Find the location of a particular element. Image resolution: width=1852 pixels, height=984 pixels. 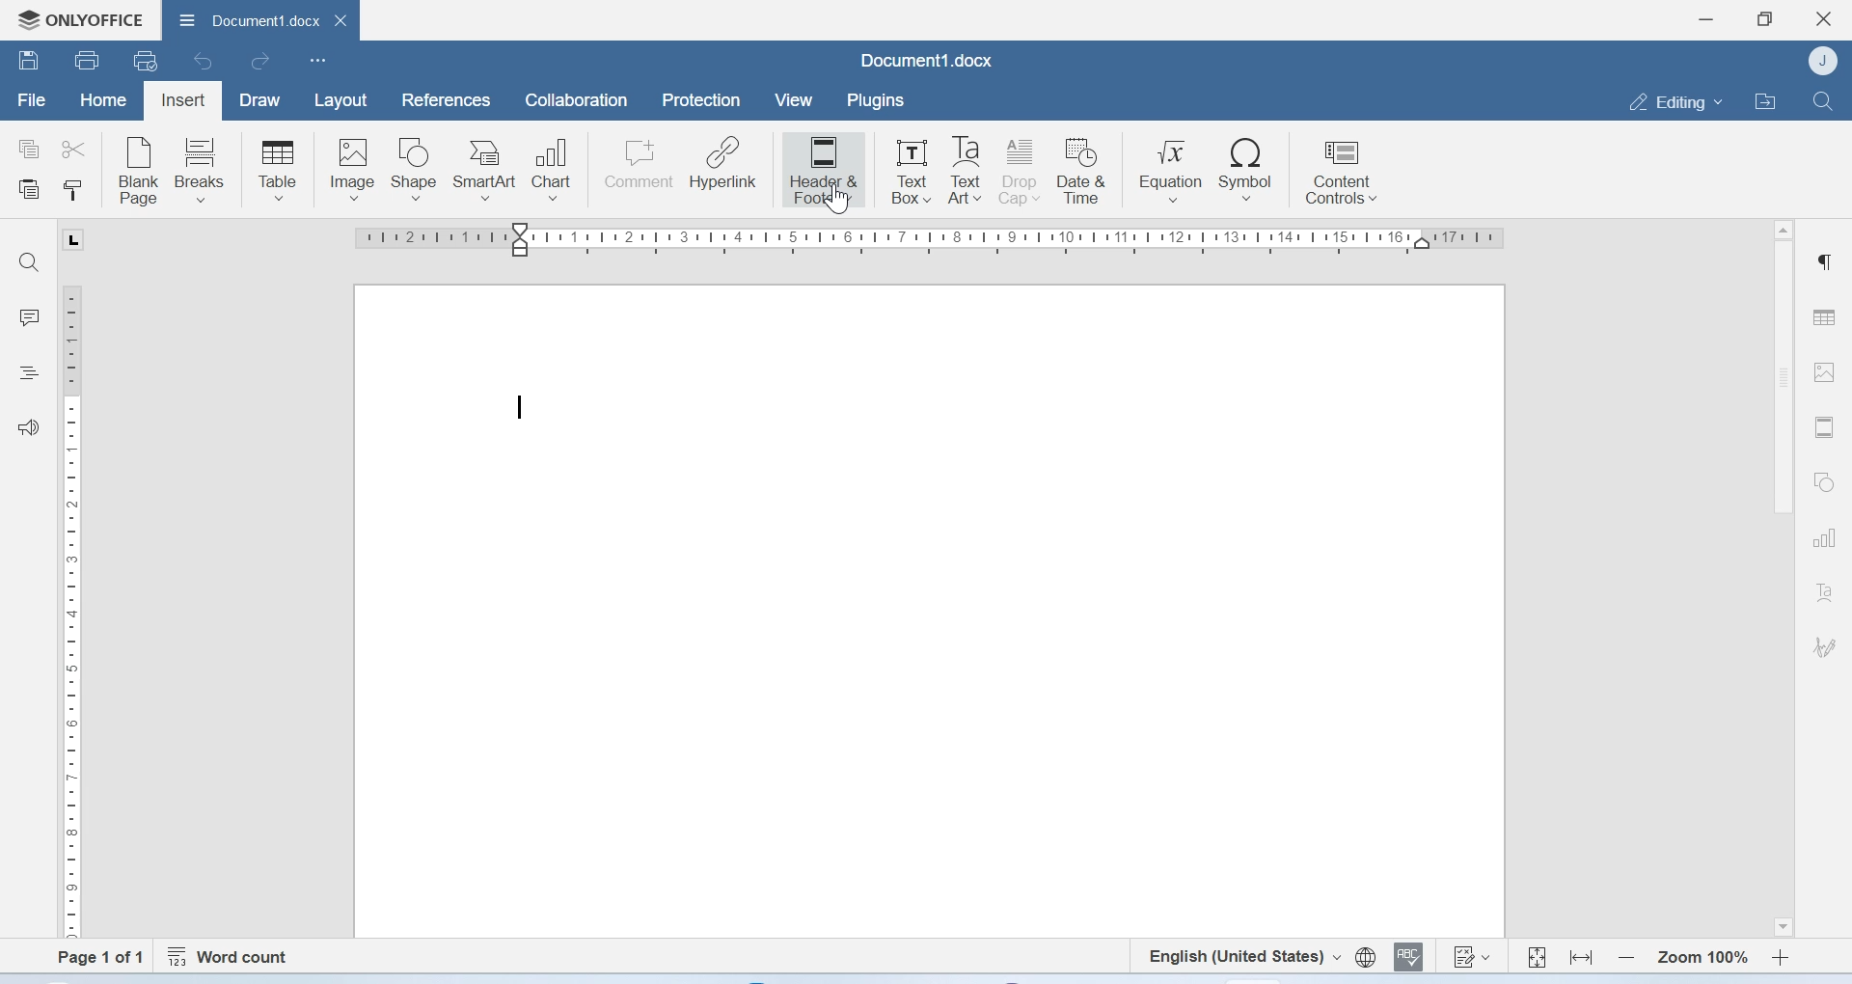

Text Box is located at coordinates (906, 167).